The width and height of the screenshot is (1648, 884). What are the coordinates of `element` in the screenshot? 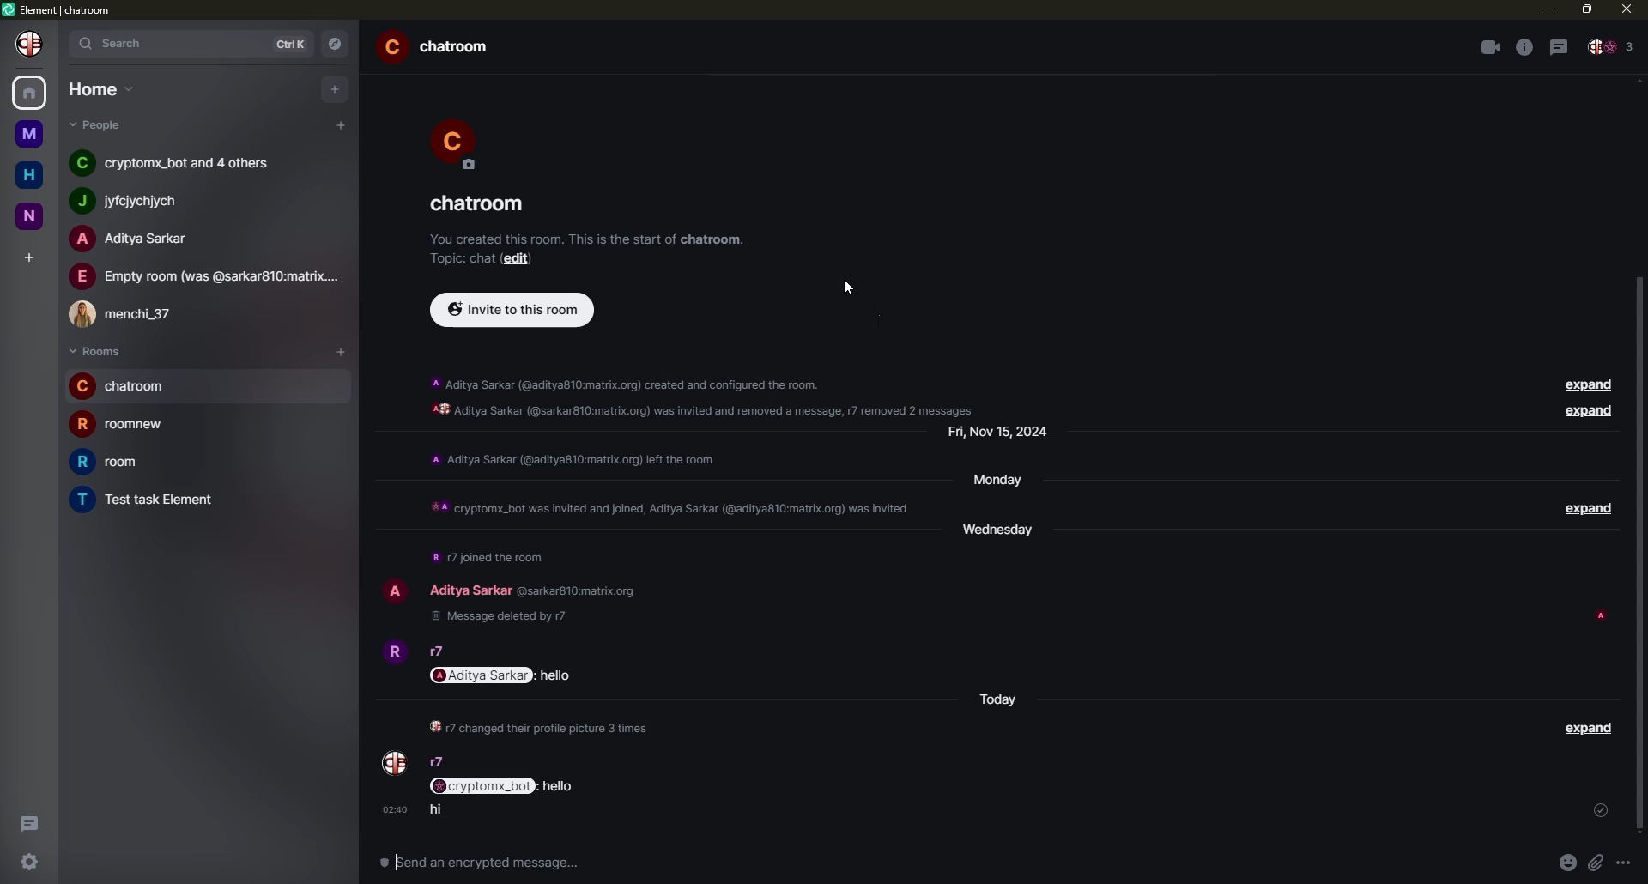 It's located at (60, 9).